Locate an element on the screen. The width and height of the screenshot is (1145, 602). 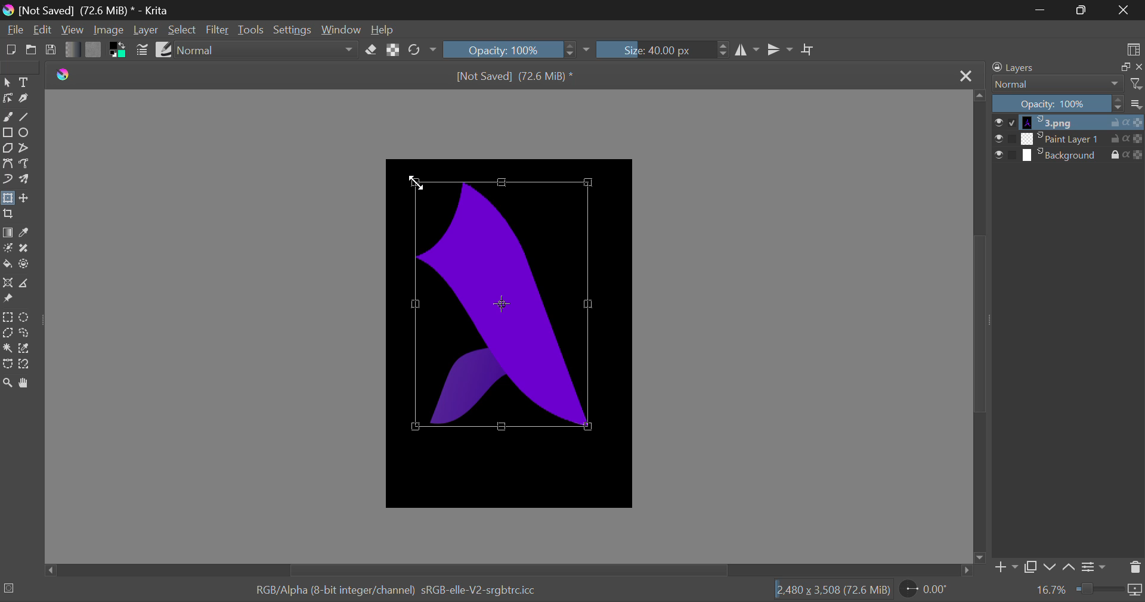
Brush Settings is located at coordinates (143, 51).